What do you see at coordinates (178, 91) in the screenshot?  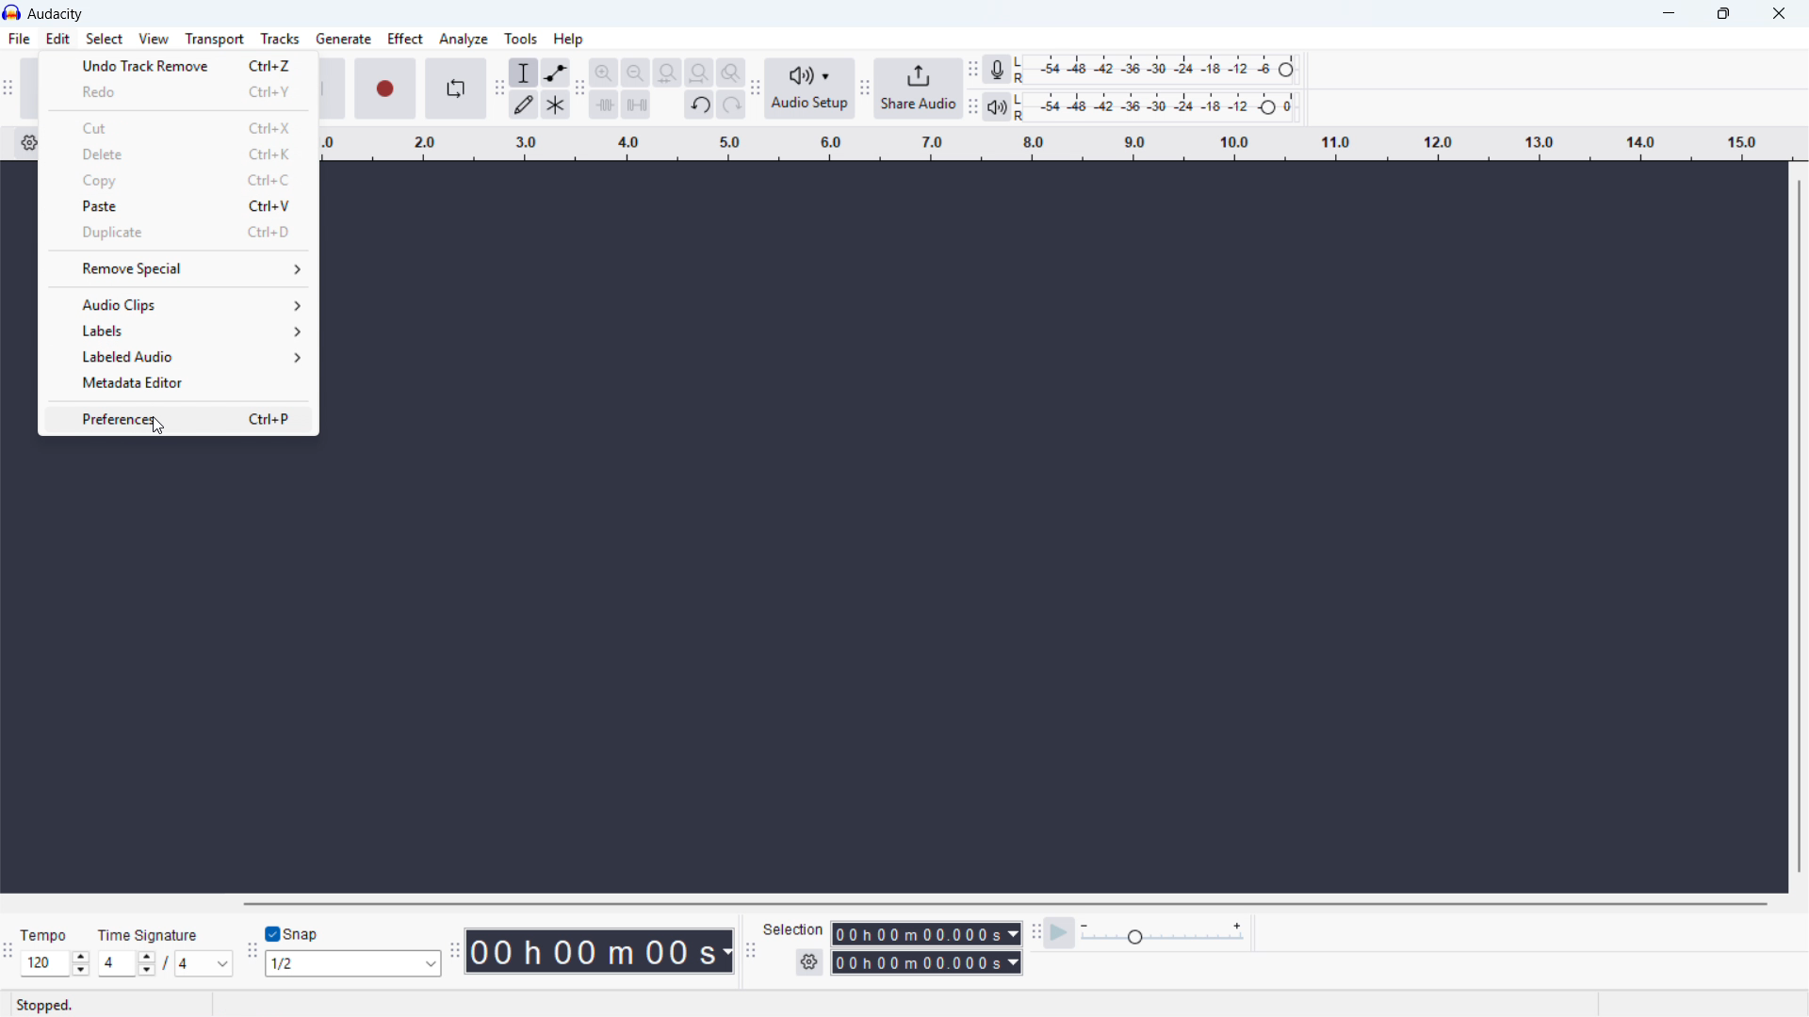 I see `redo` at bounding box center [178, 91].